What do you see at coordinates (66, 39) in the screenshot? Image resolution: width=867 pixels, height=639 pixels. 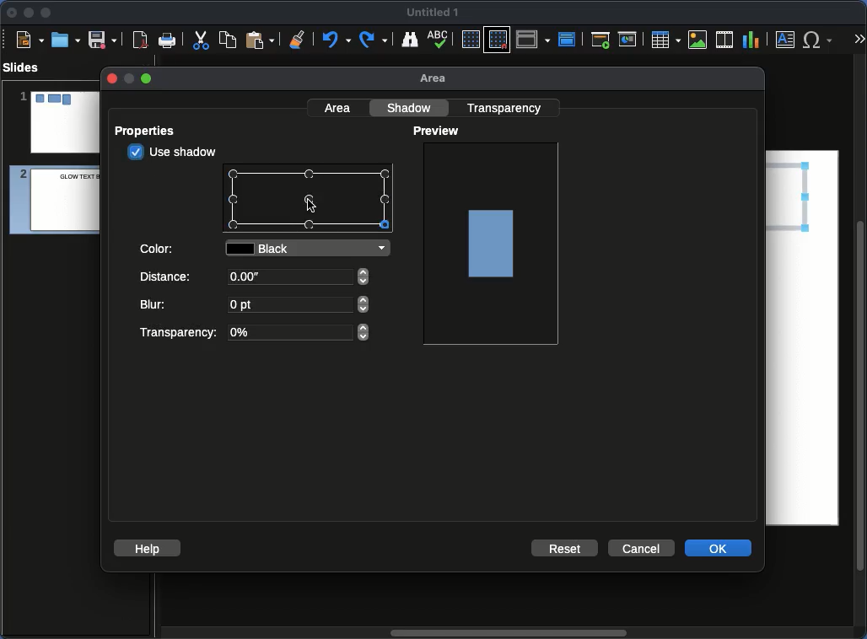 I see `Ope` at bounding box center [66, 39].